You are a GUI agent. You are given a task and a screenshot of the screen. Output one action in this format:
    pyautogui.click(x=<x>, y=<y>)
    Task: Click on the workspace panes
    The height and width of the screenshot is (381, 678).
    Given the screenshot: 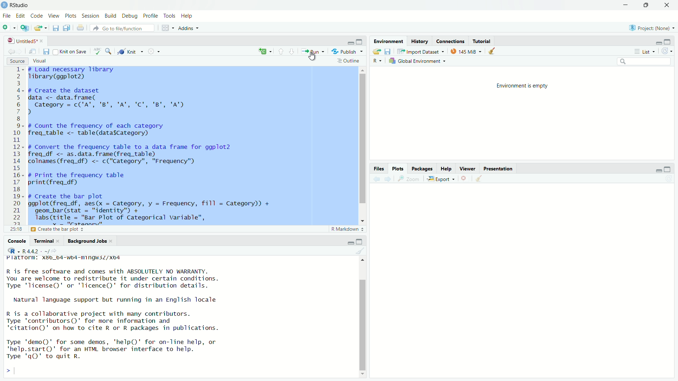 What is the action you would take?
    pyautogui.click(x=167, y=29)
    